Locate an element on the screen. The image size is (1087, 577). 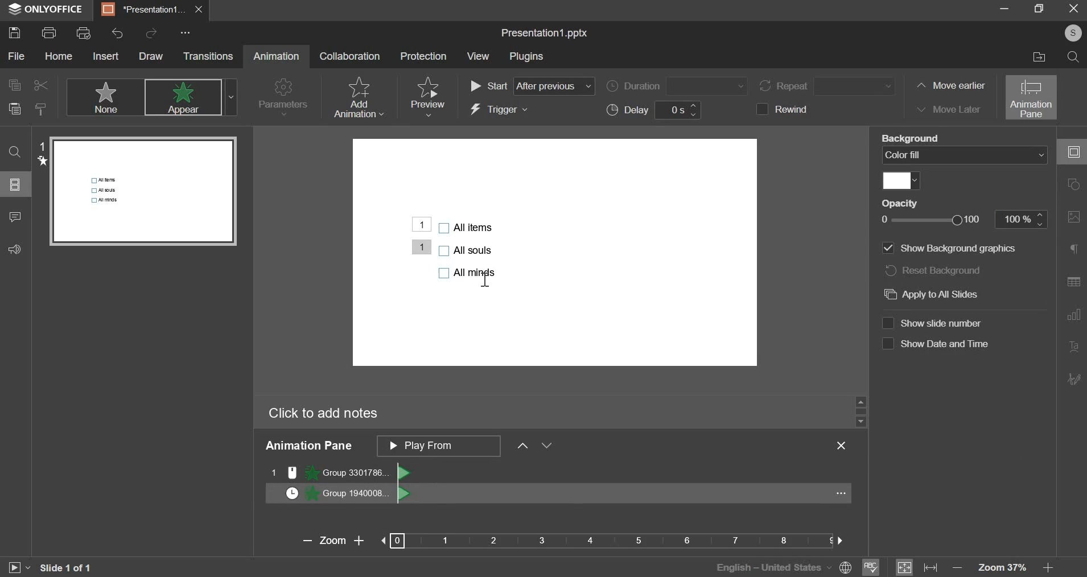
slide preview is located at coordinates (144, 192).